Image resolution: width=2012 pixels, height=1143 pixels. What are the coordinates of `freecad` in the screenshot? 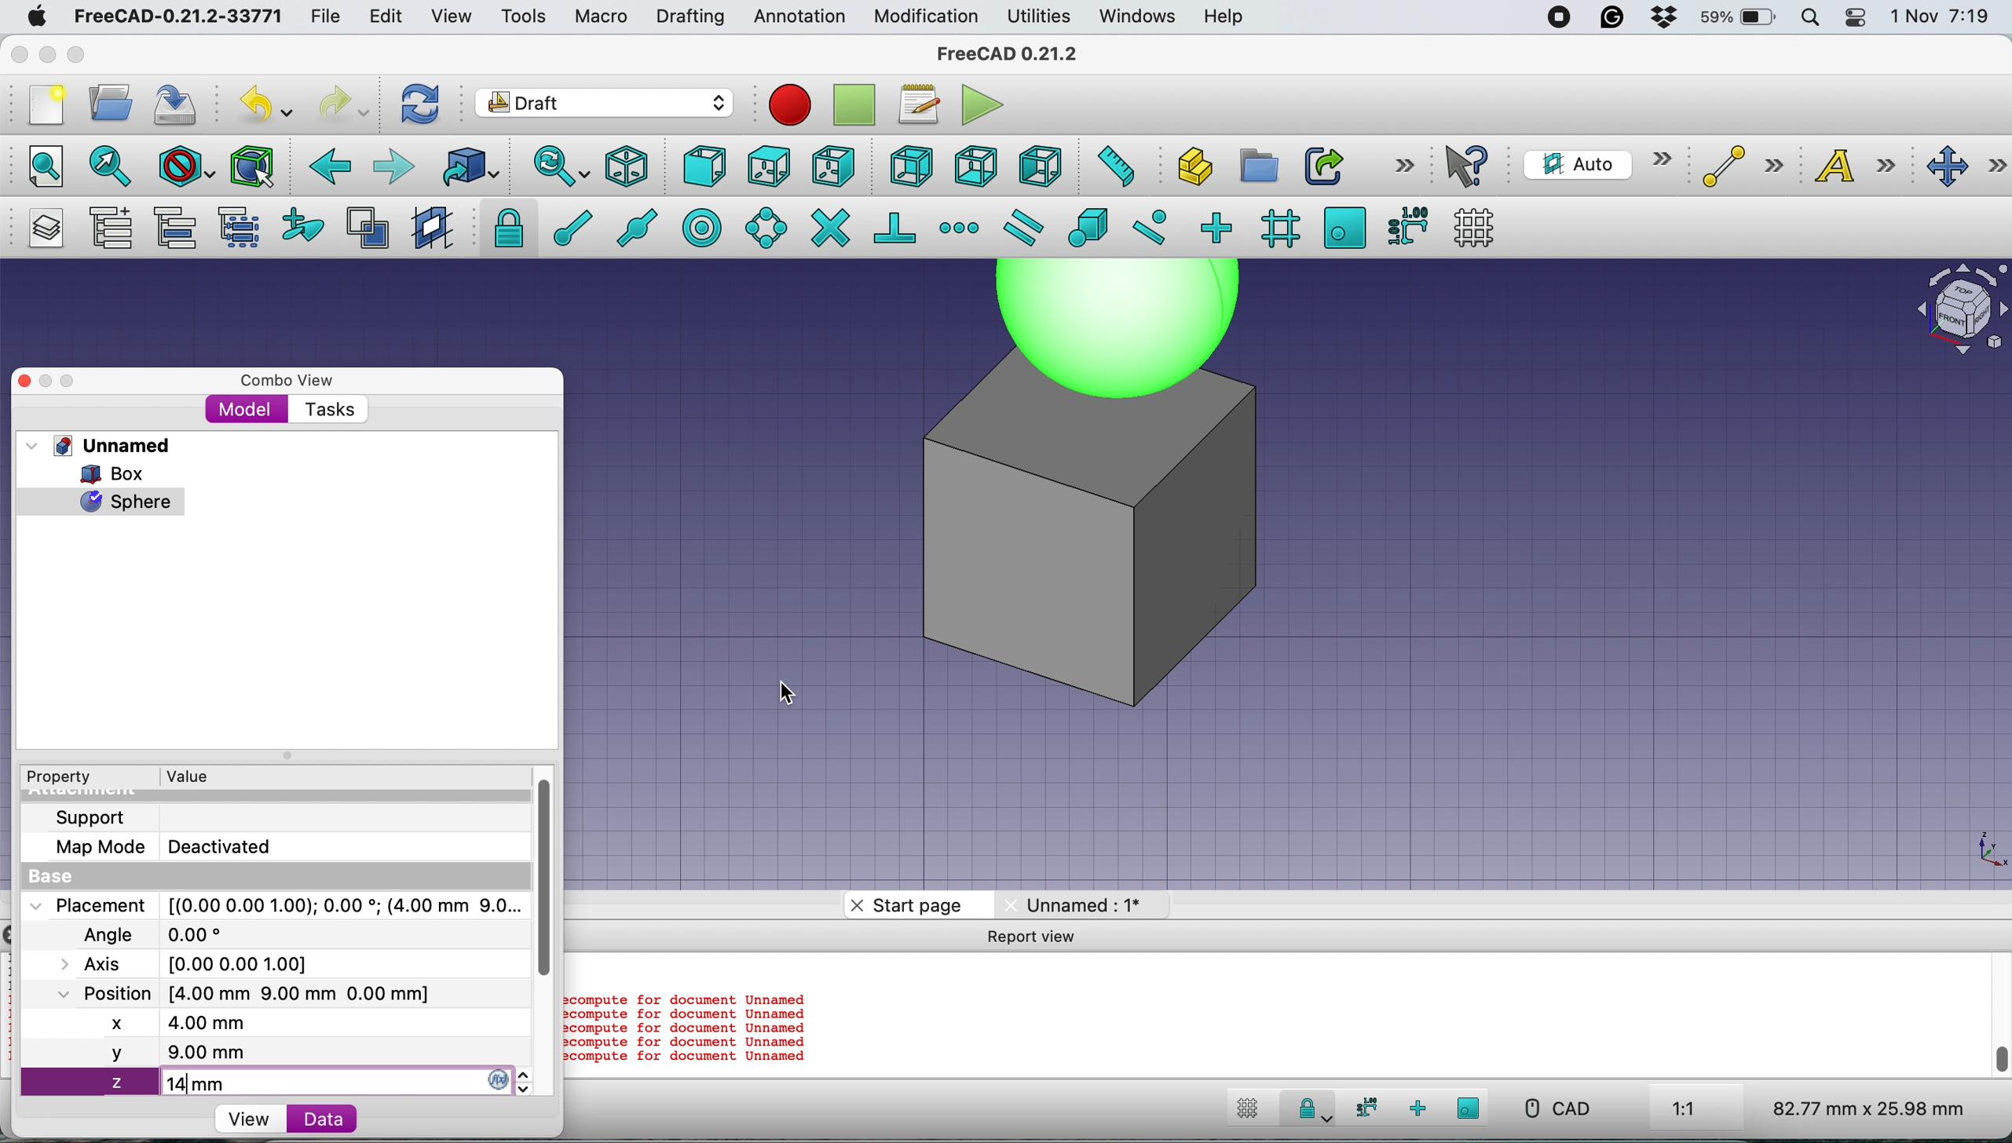 It's located at (177, 17).